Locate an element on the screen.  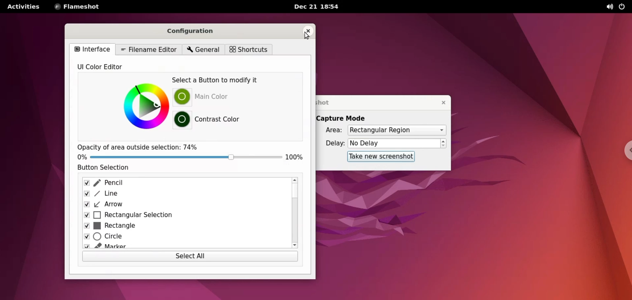
color picker is located at coordinates (142, 105).